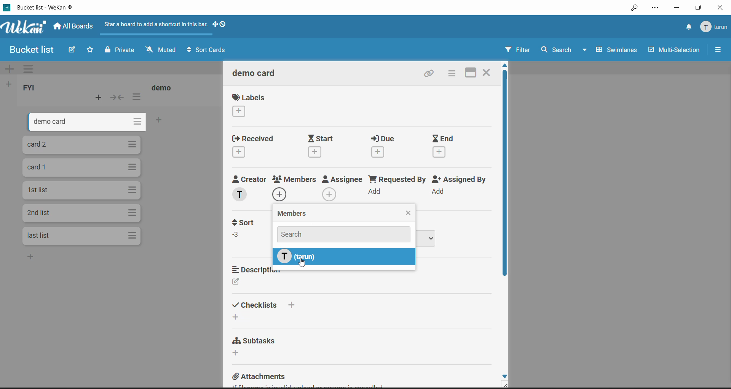  Describe the element at coordinates (237, 352) in the screenshot. I see `add subtask` at that location.